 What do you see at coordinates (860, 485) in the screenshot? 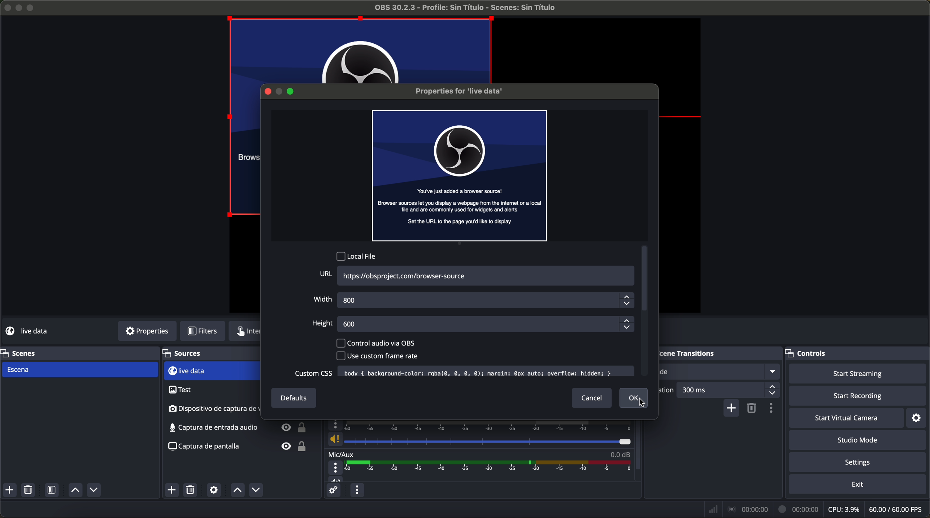
I see `exit` at bounding box center [860, 485].